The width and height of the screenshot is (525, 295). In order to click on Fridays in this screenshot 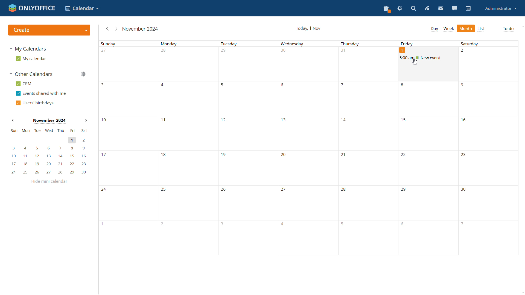, I will do `click(426, 169)`.